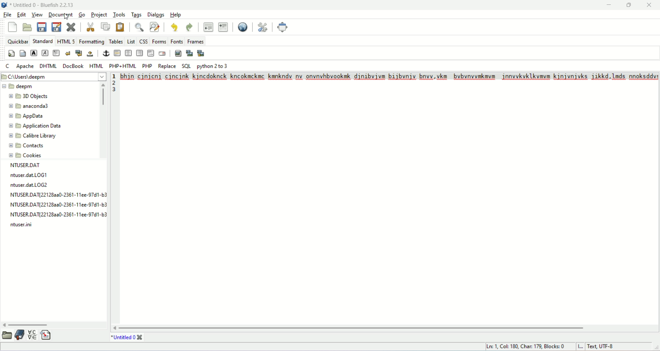 The width and height of the screenshot is (660, 351). Describe the element at coordinates (67, 41) in the screenshot. I see `HTML 5` at that location.